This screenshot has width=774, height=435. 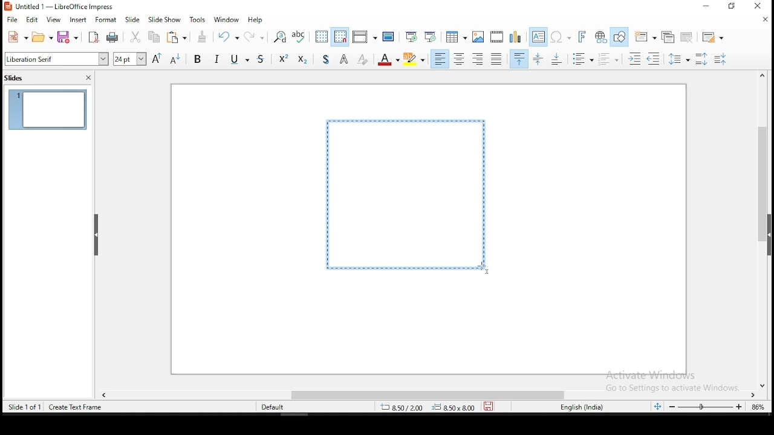 What do you see at coordinates (582, 37) in the screenshot?
I see `insert fontwork text` at bounding box center [582, 37].